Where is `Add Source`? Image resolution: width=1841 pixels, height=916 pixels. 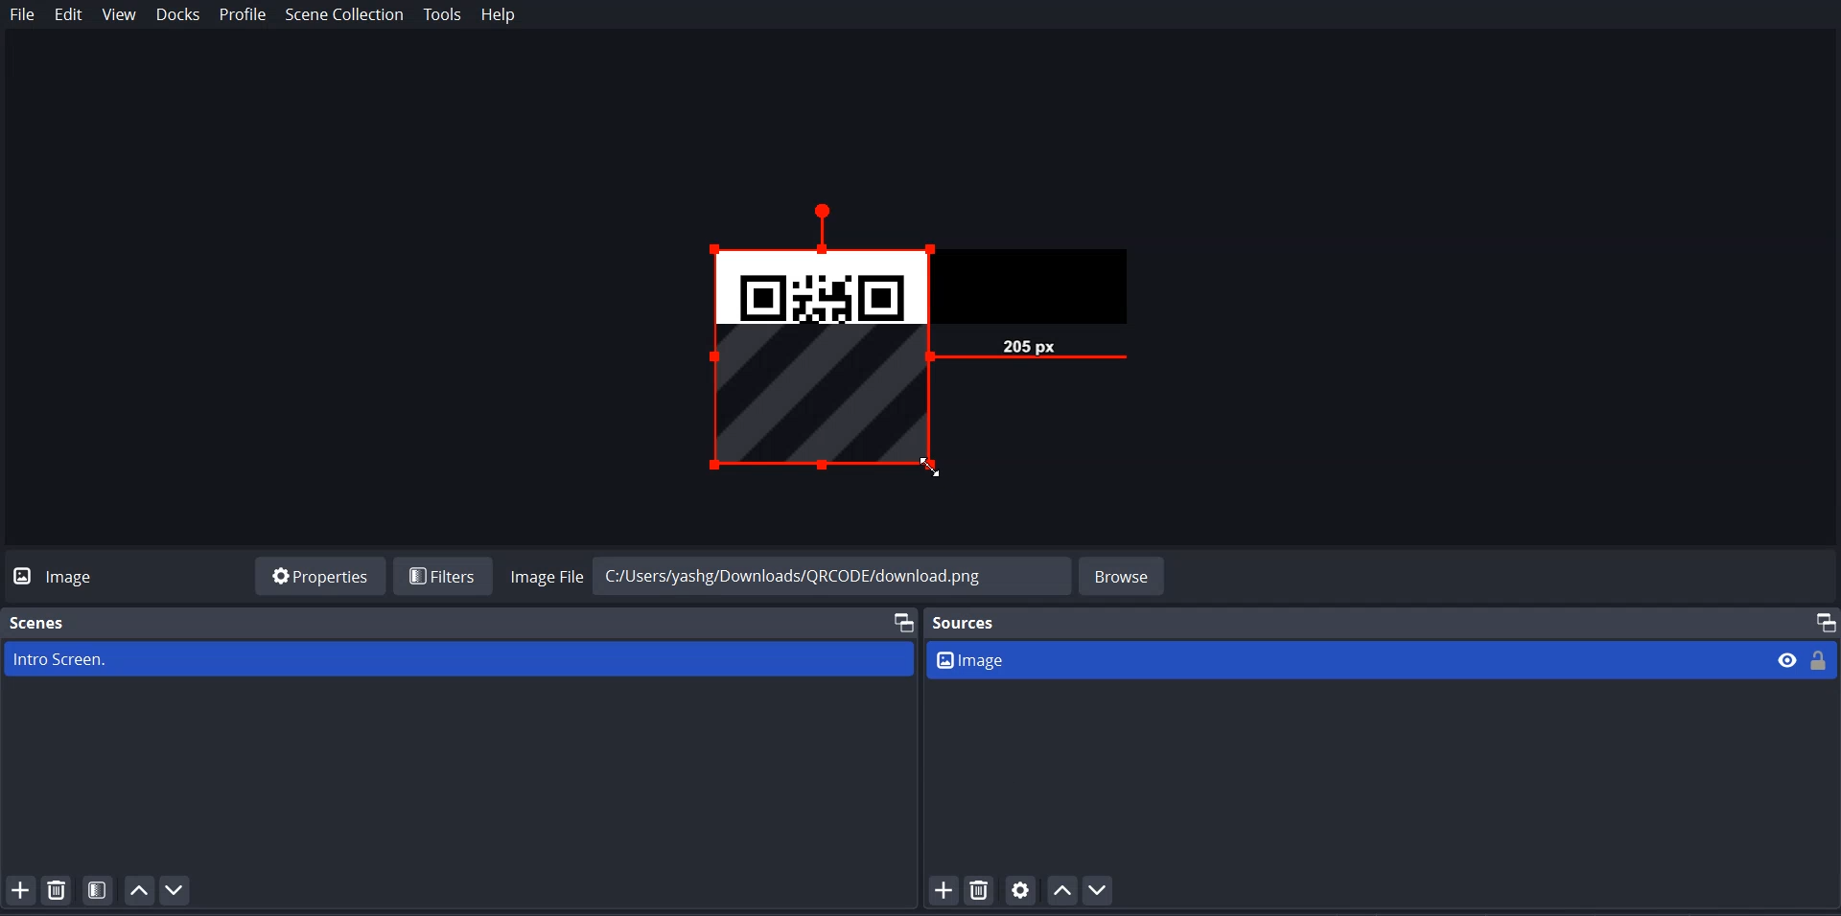
Add Source is located at coordinates (943, 890).